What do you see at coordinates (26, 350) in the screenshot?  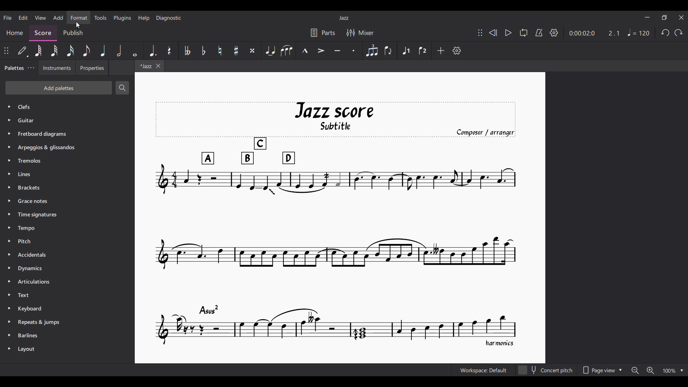 I see `Layout` at bounding box center [26, 350].